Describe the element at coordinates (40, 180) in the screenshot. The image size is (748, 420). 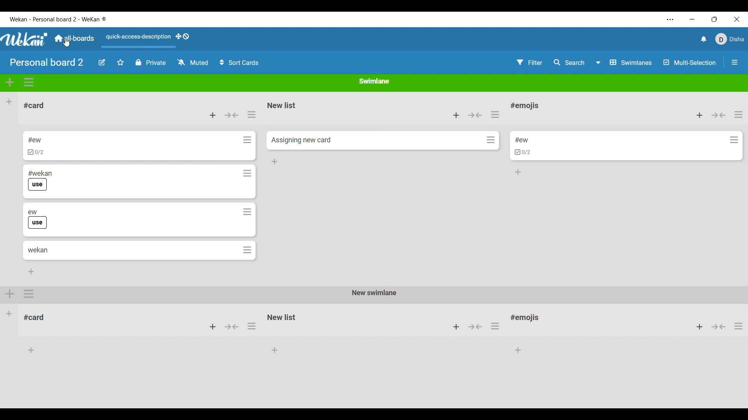
I see `Card name and label` at that location.